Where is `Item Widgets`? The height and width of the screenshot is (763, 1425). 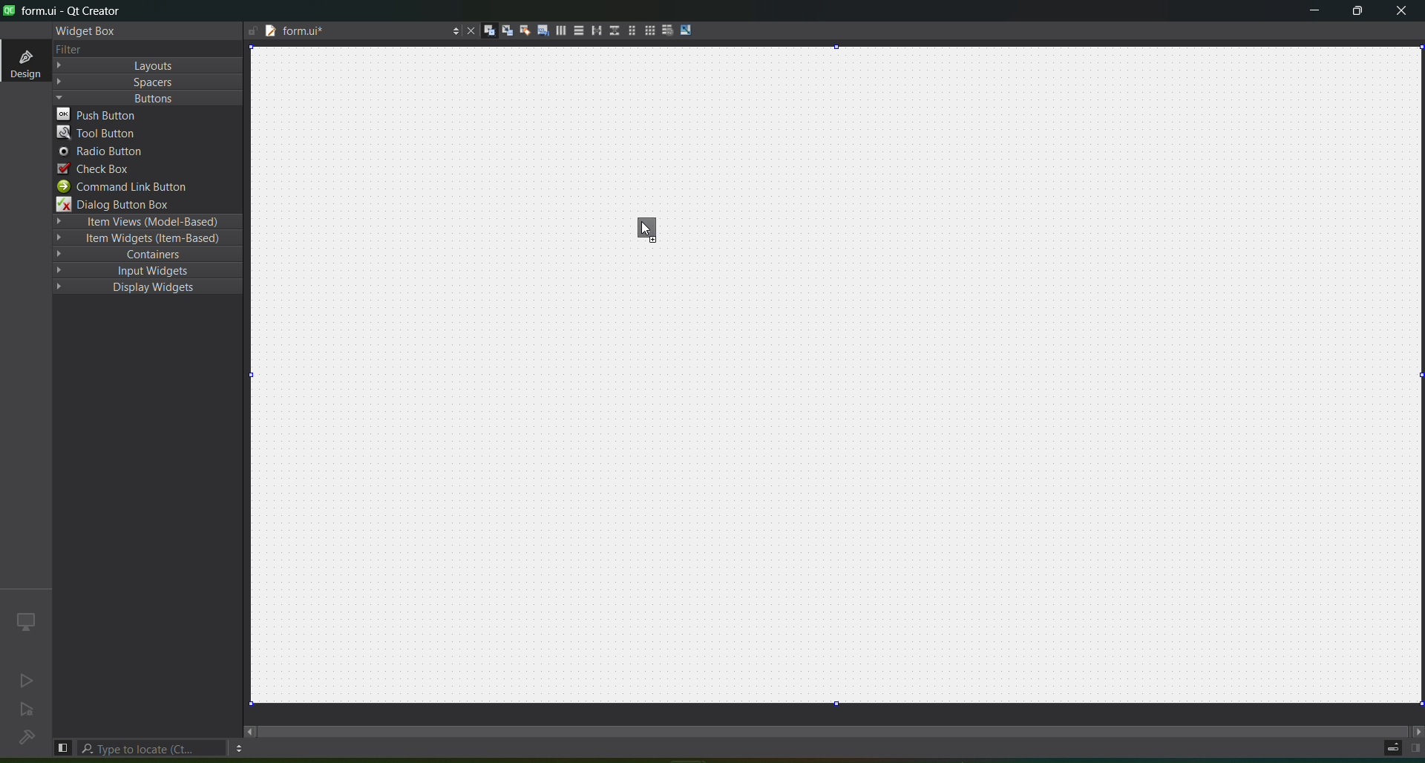
Item Widgets is located at coordinates (150, 238).